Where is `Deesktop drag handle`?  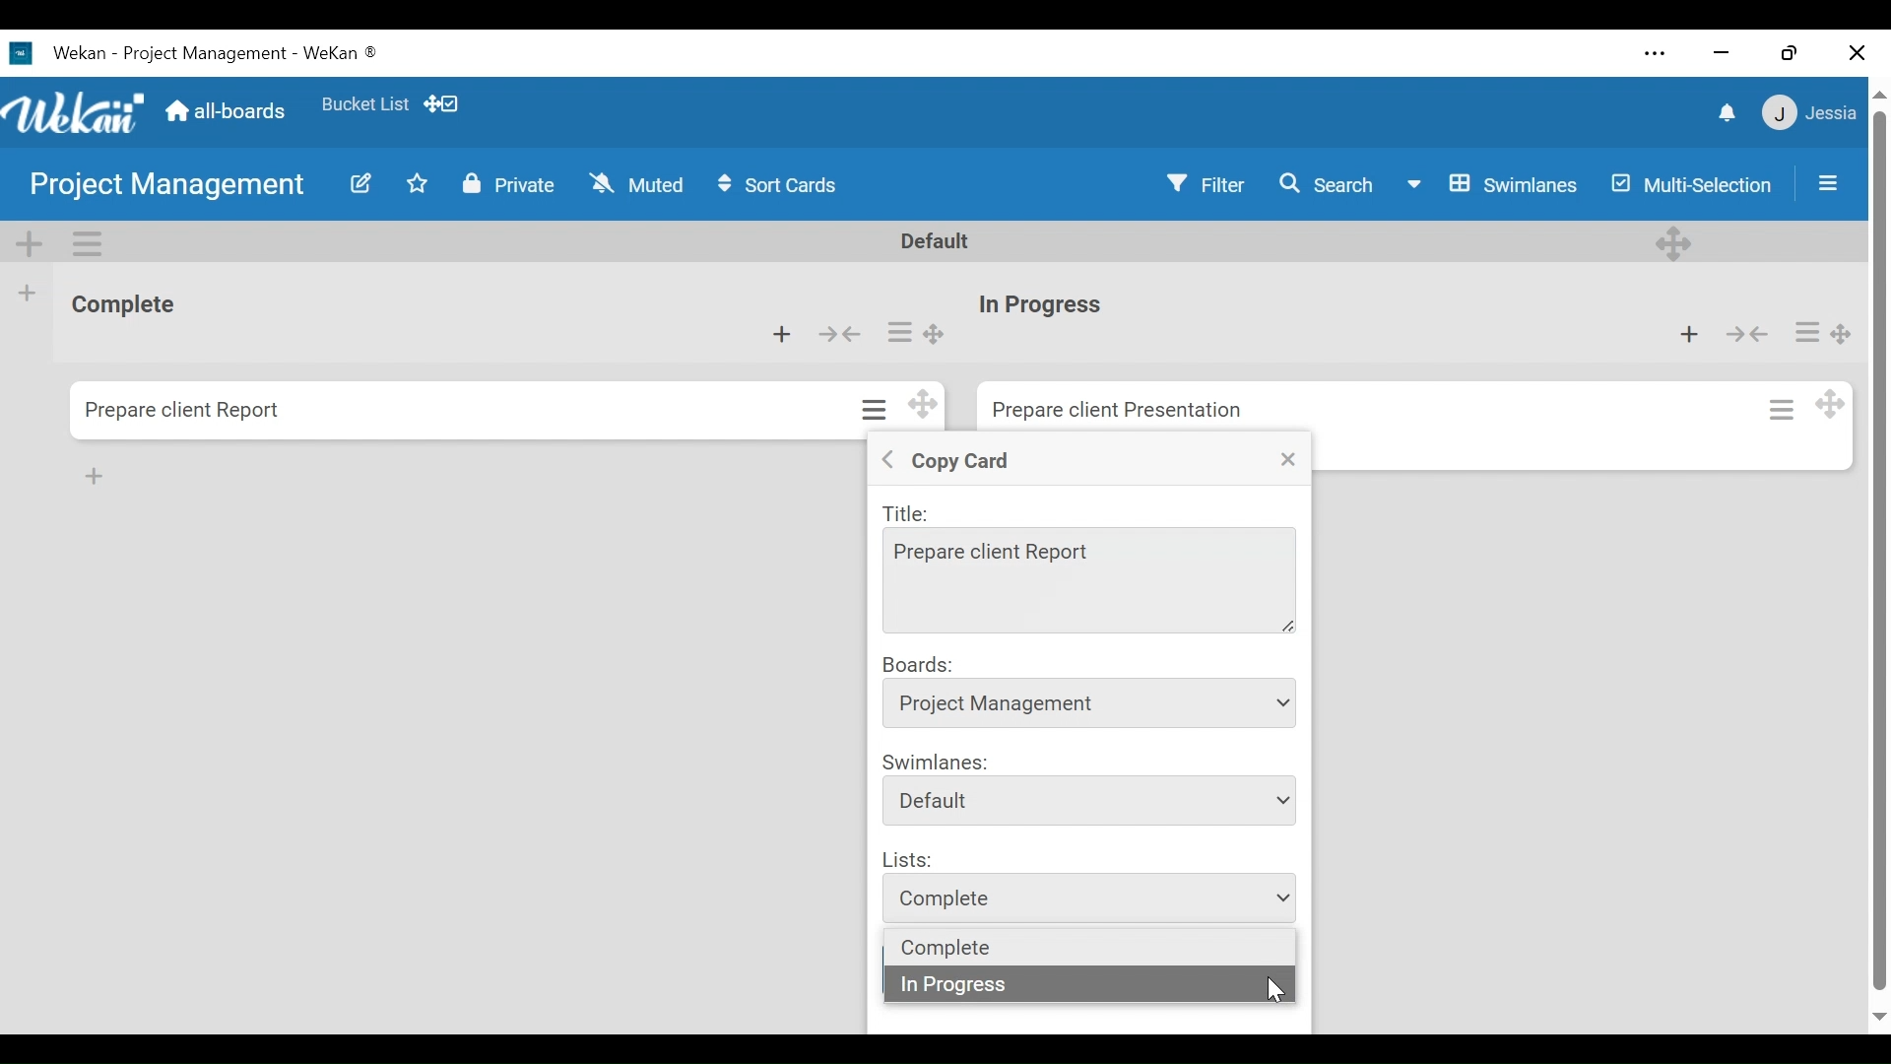
Deesktop drag handle is located at coordinates (1674, 242).